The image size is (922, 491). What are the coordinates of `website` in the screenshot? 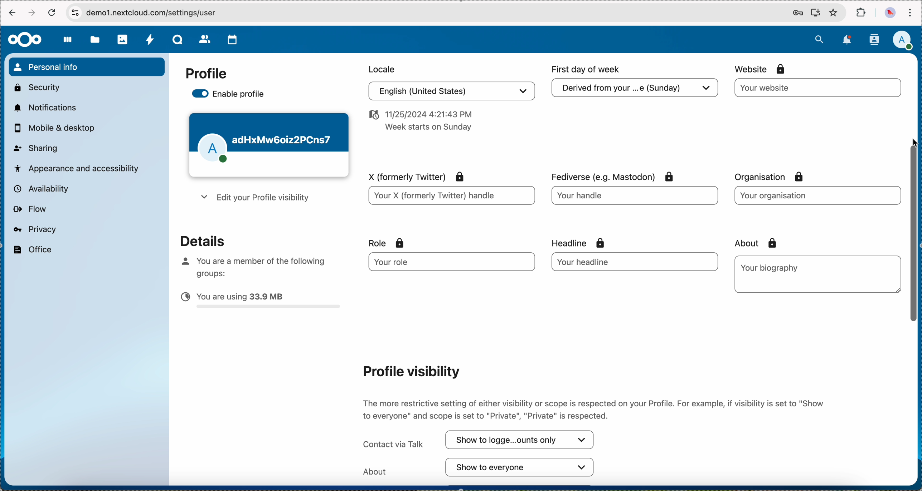 It's located at (818, 88).